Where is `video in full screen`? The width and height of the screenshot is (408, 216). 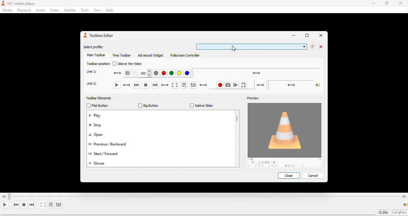
video in full screen is located at coordinates (176, 85).